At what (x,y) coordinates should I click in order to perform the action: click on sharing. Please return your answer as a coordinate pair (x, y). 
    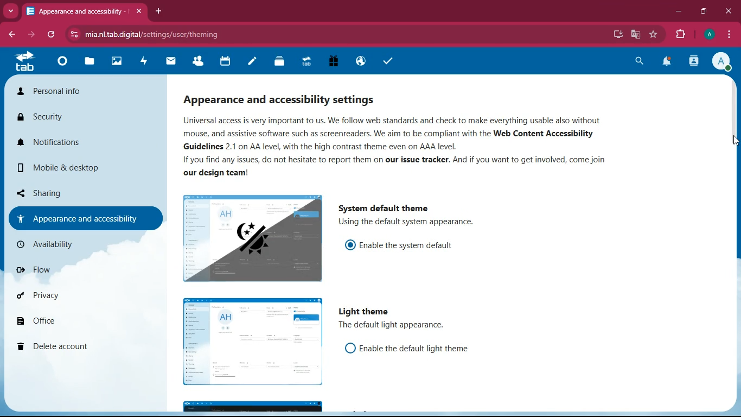
    Looking at the image, I should click on (81, 192).